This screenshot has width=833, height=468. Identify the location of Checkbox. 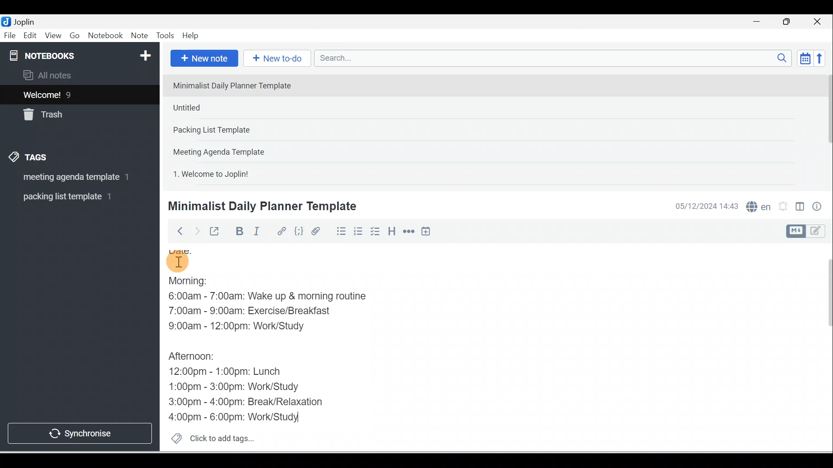
(374, 231).